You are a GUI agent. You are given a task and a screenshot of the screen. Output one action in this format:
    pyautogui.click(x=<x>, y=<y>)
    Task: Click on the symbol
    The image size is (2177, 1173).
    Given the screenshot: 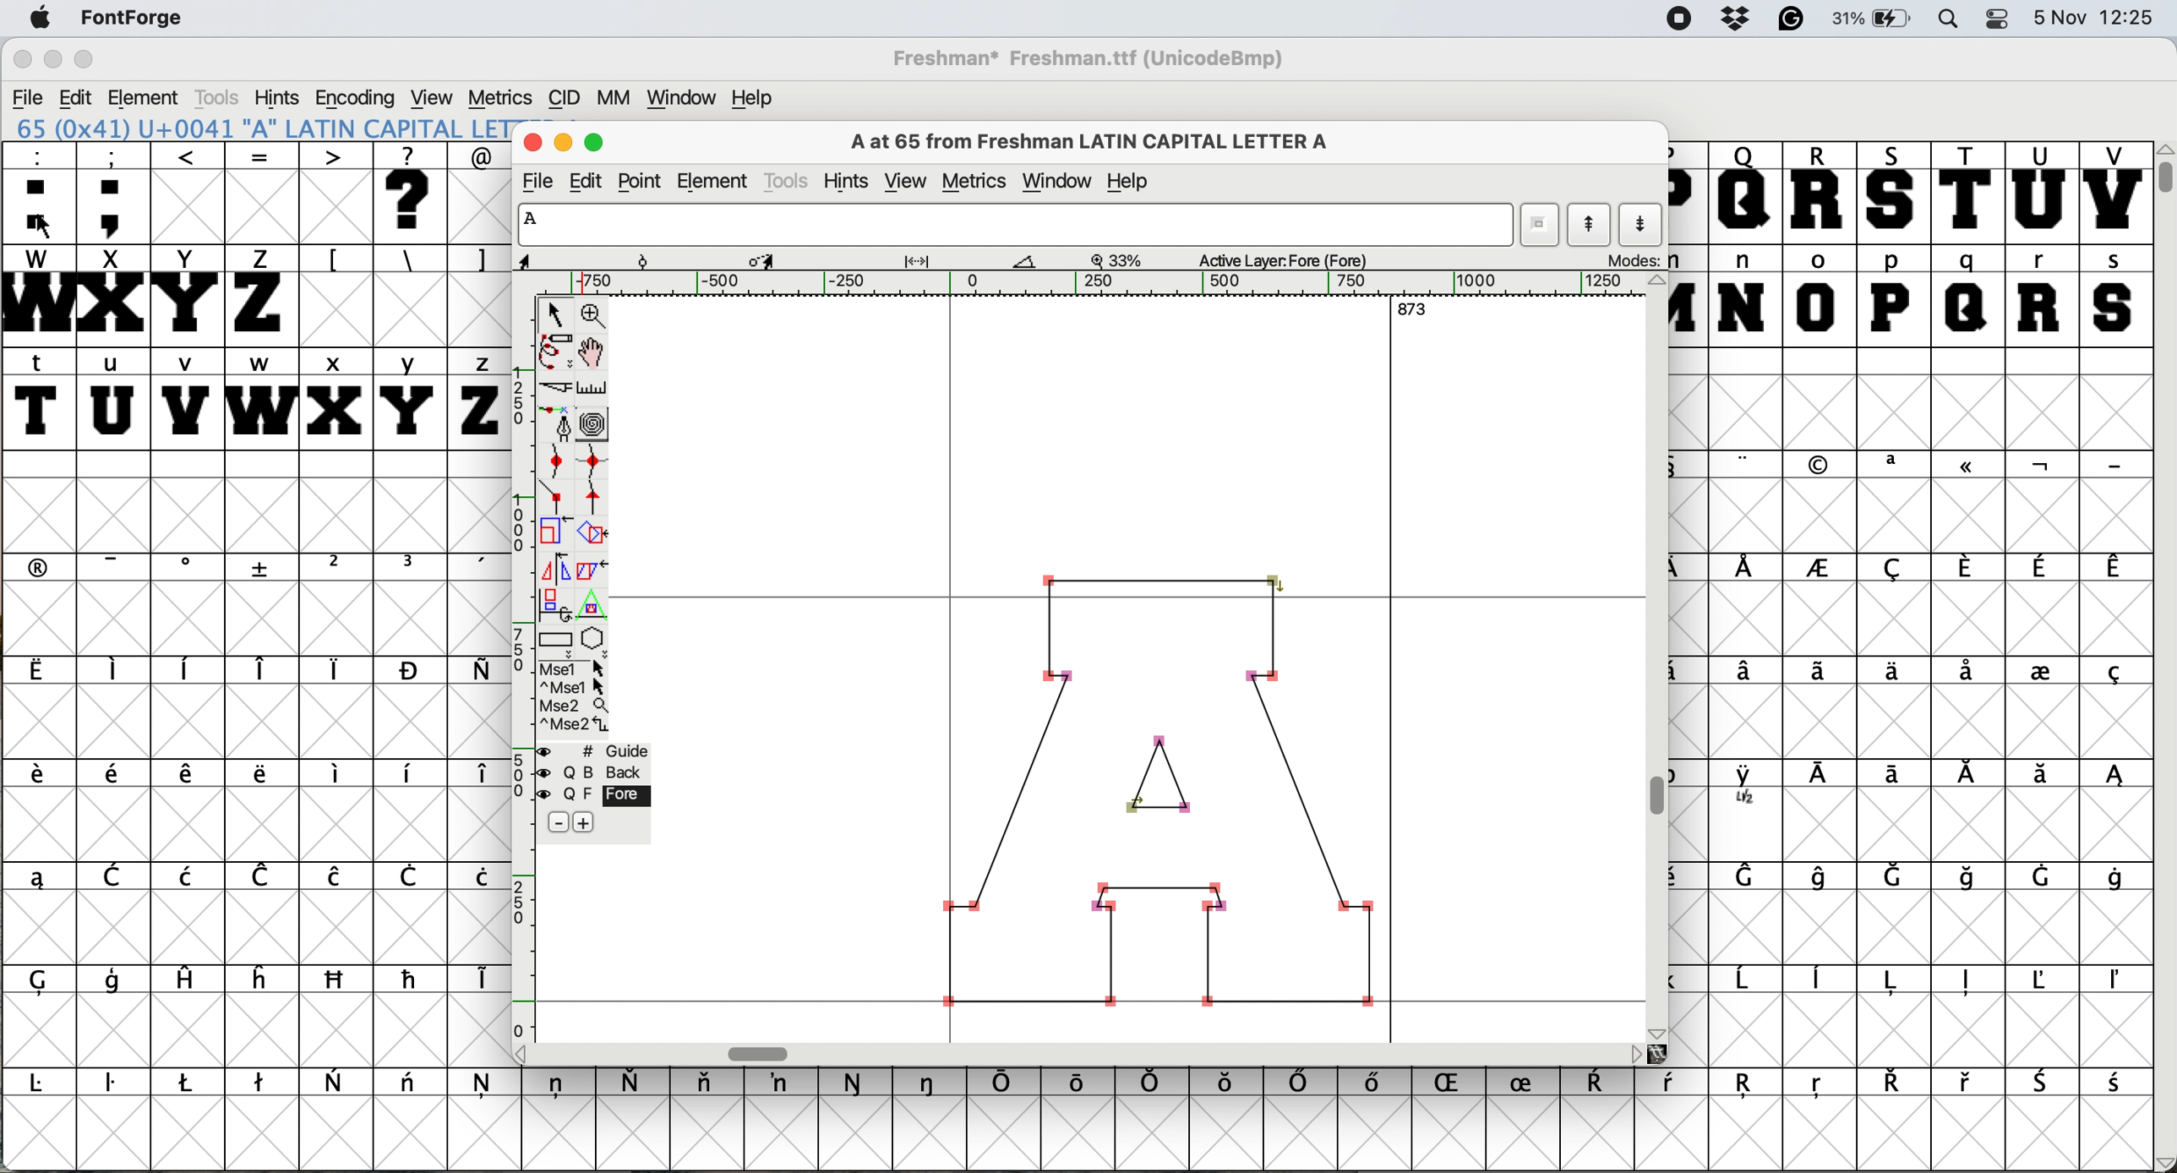 What is the action you would take?
    pyautogui.click(x=1822, y=668)
    